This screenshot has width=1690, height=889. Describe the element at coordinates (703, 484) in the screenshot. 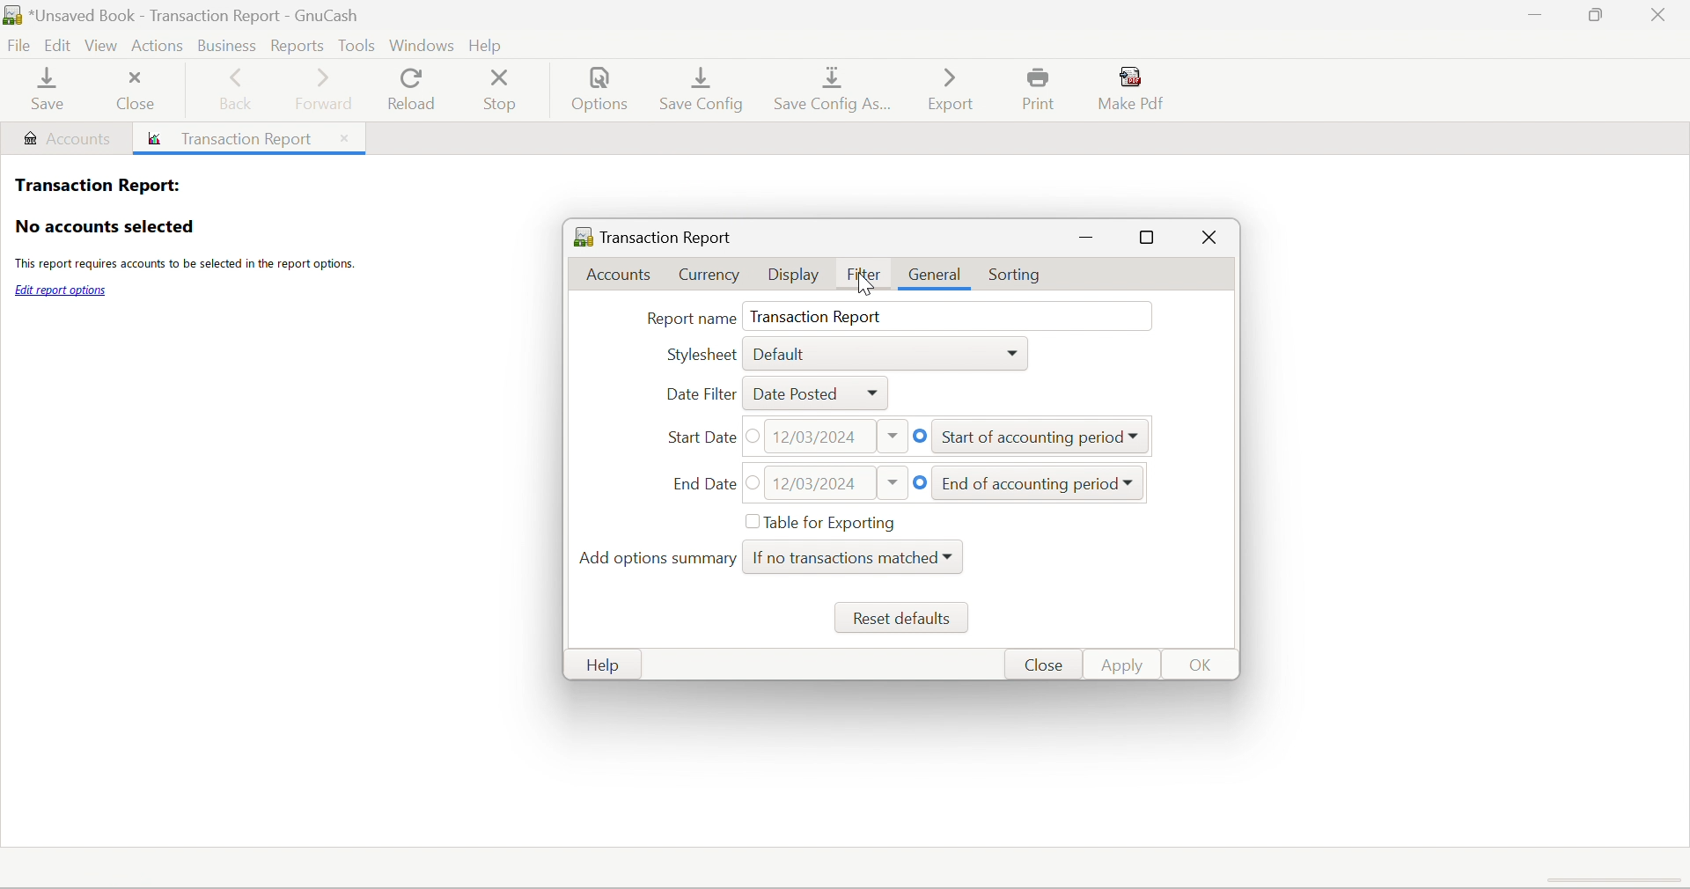

I see `End Date` at that location.